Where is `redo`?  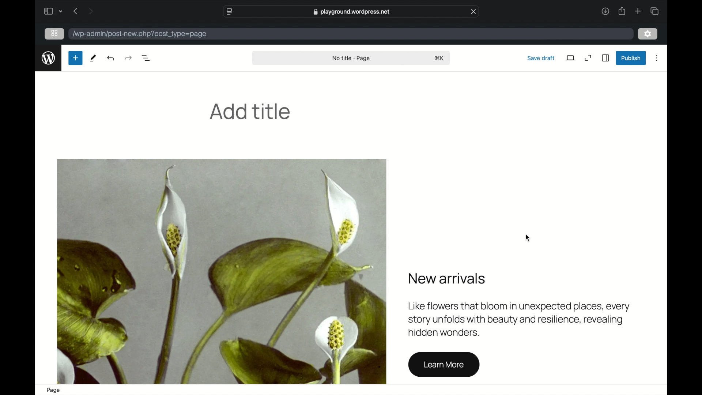 redo is located at coordinates (112, 58).